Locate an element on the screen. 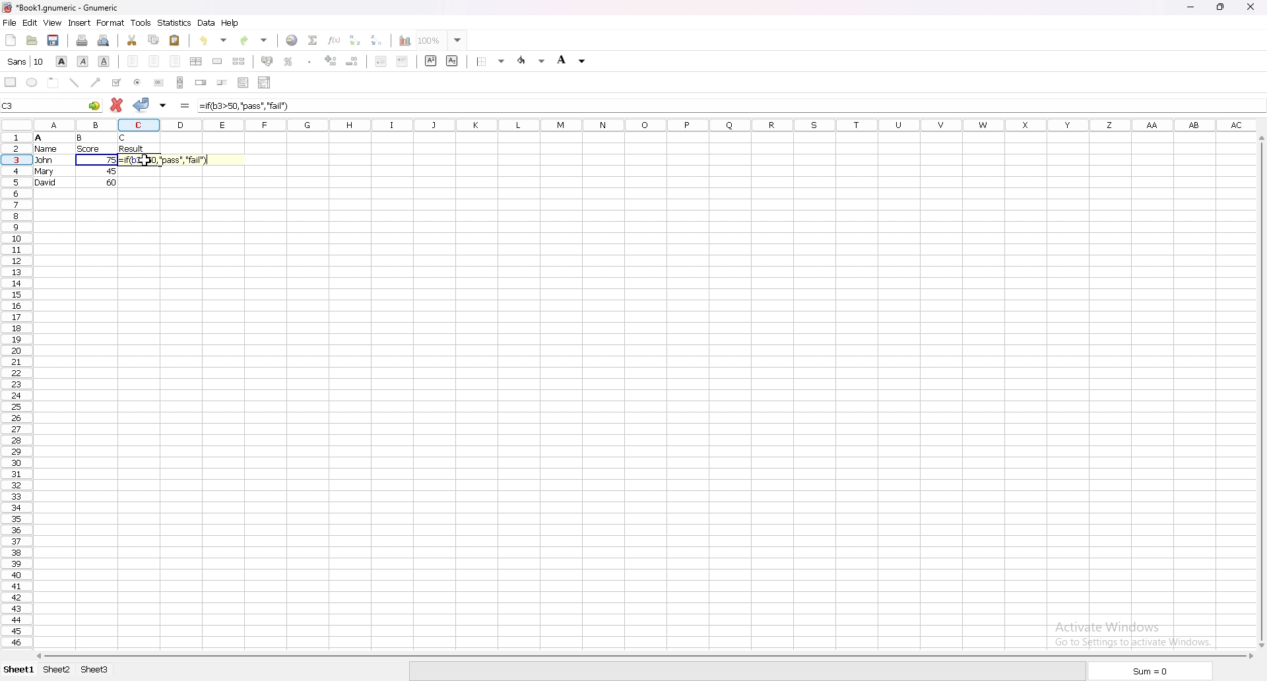  accept change in multiple cells is located at coordinates (164, 106).